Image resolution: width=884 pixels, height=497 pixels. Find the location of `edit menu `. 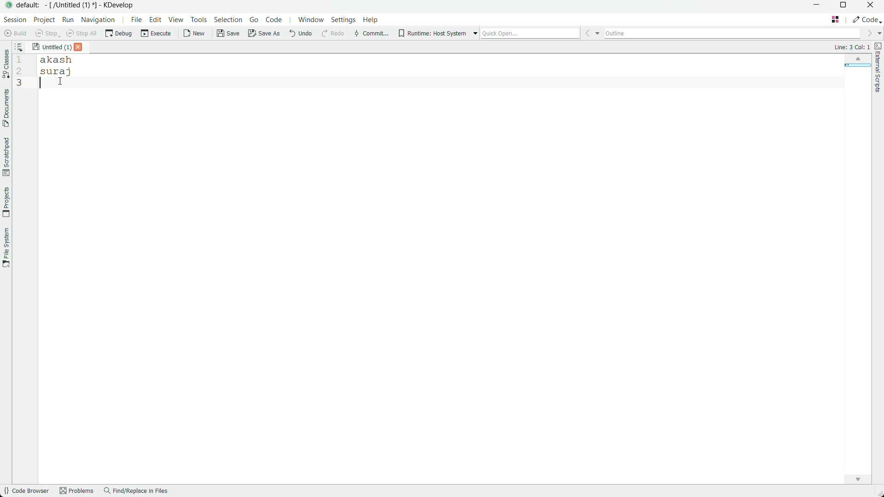

edit menu  is located at coordinates (155, 21).